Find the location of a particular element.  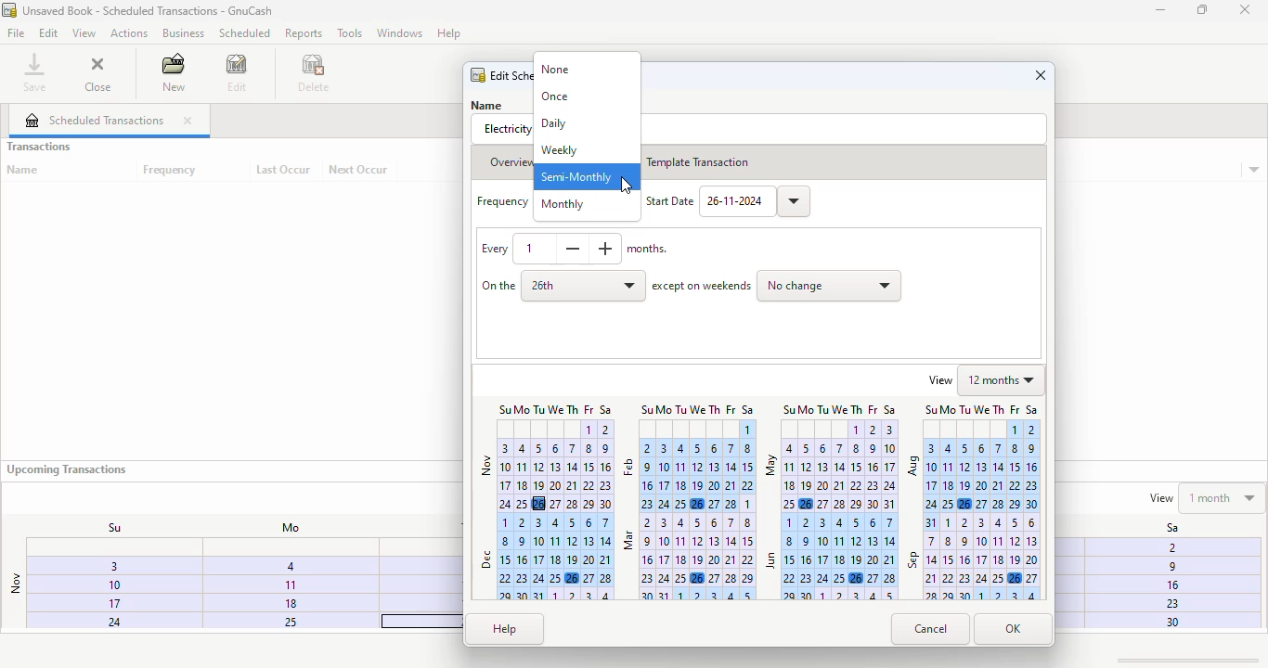

business is located at coordinates (183, 32).